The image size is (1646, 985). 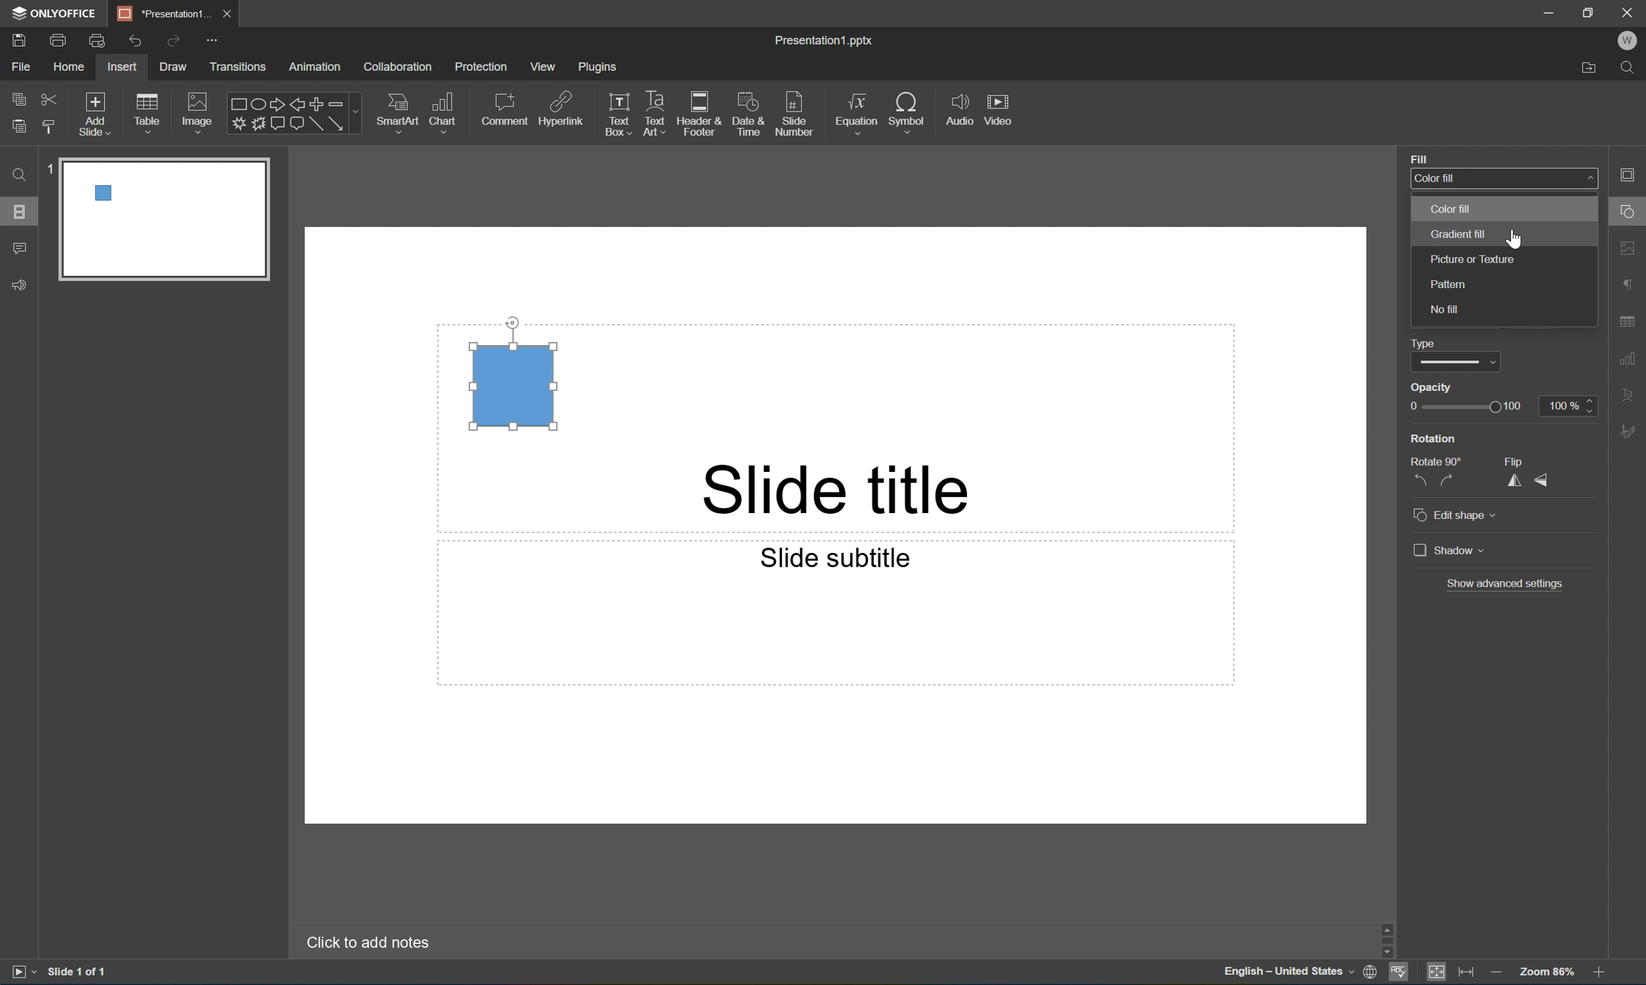 I want to click on Flip Vertically, so click(x=1543, y=481).